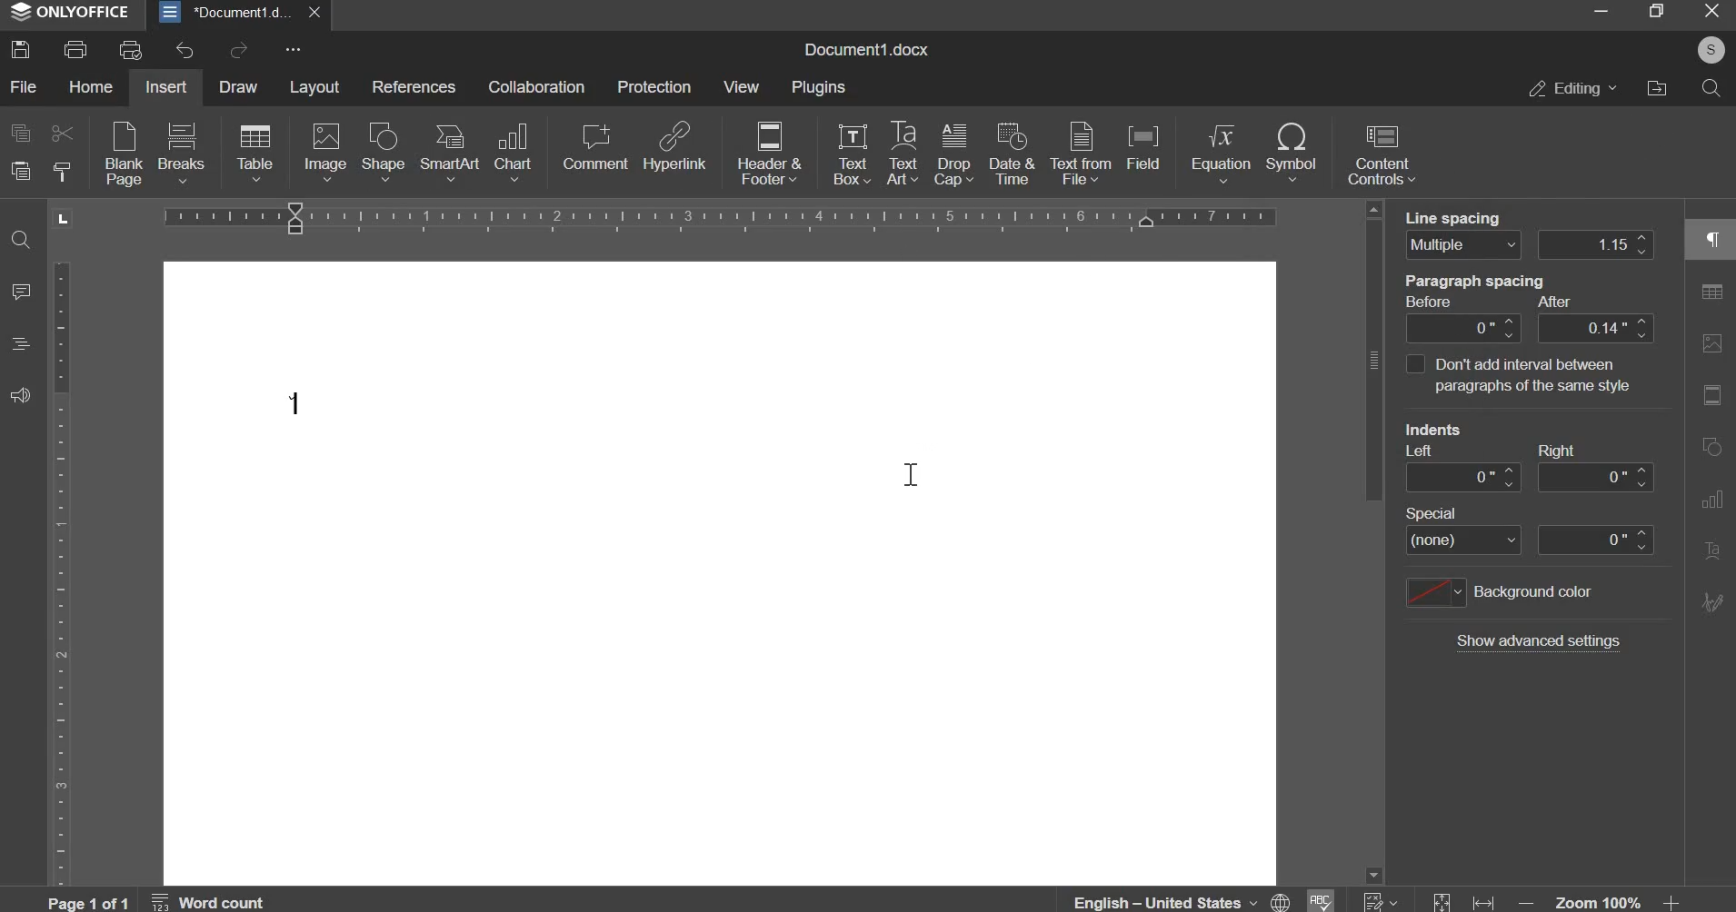  What do you see at coordinates (903, 153) in the screenshot?
I see `text art` at bounding box center [903, 153].